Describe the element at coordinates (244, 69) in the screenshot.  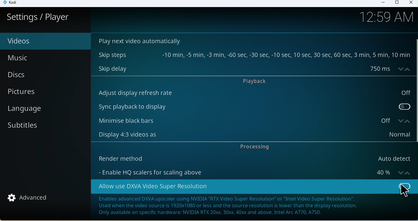
I see `Skip delay` at that location.